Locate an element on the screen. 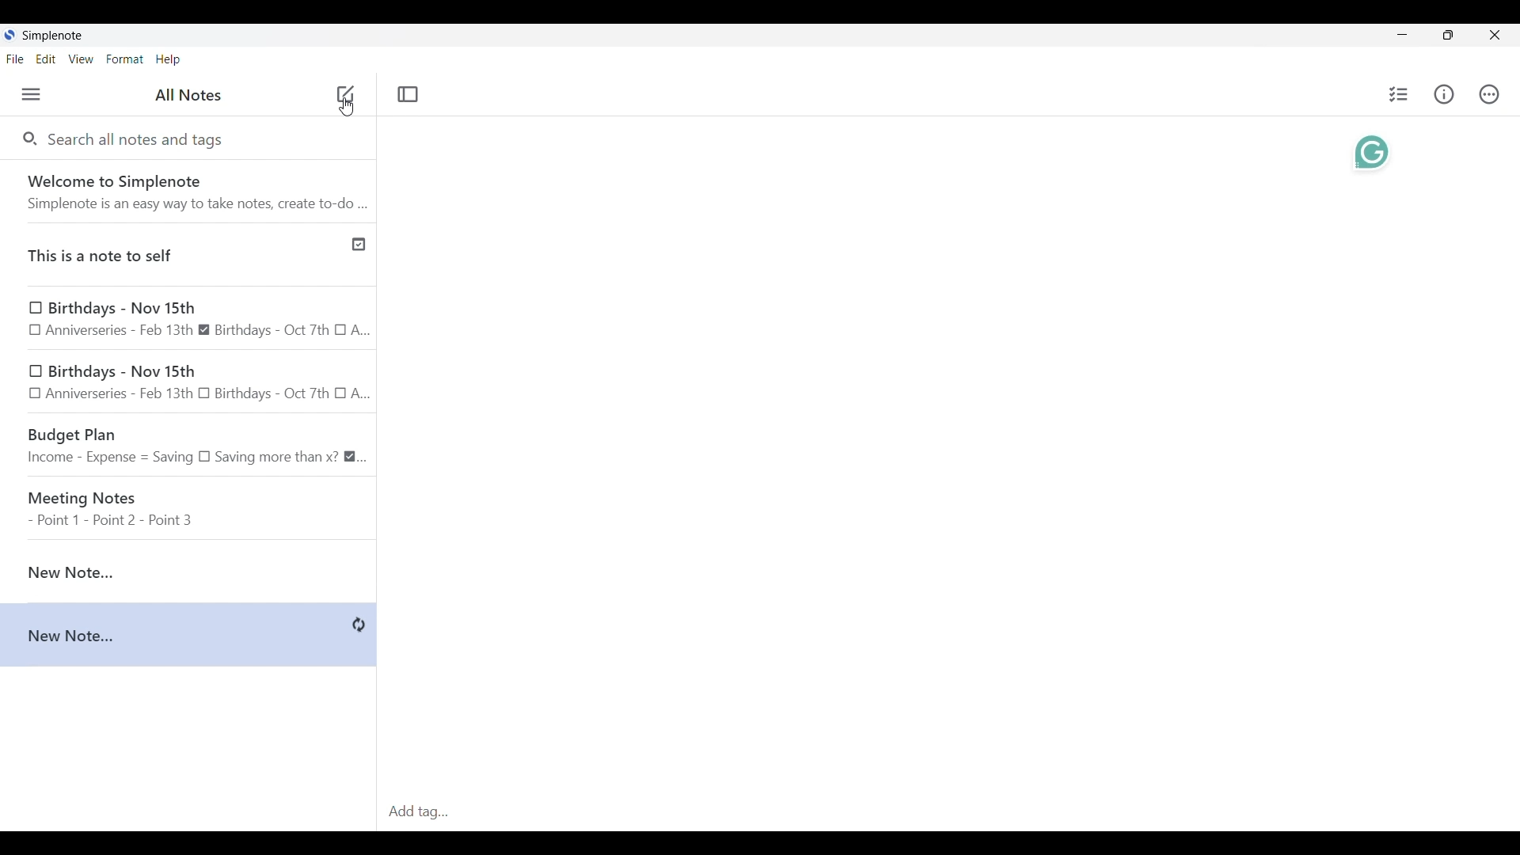  Menu is located at coordinates (32, 94).